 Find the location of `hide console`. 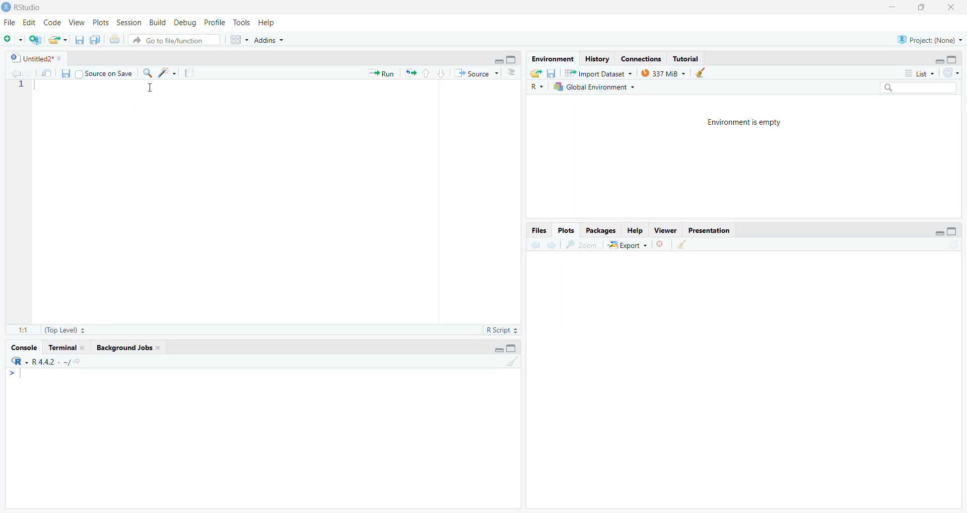

hide console is located at coordinates (953, 231).